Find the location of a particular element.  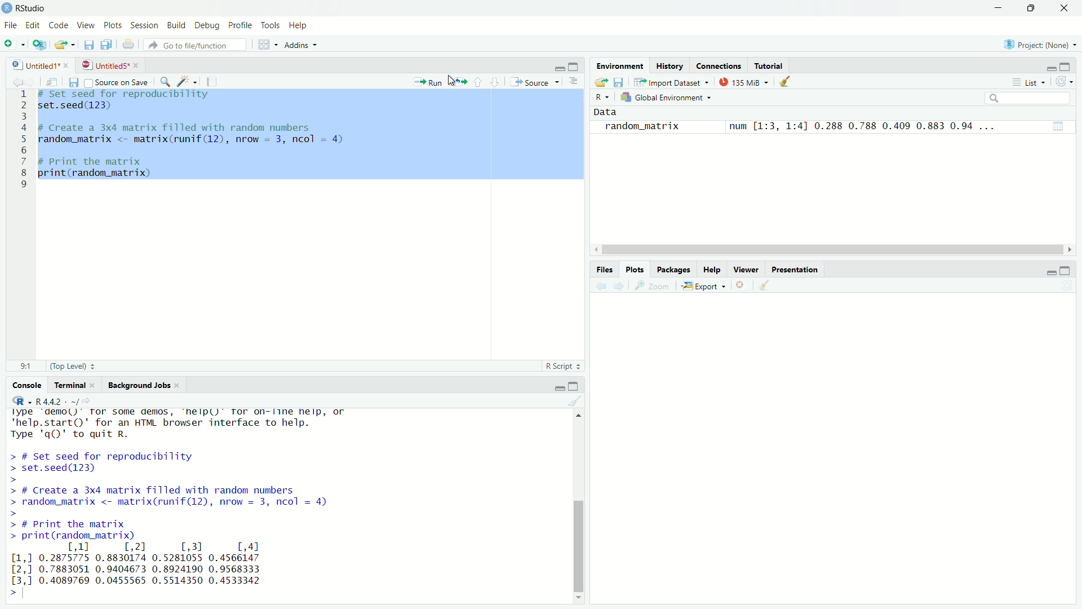

view is located at coordinates (1054, 129).